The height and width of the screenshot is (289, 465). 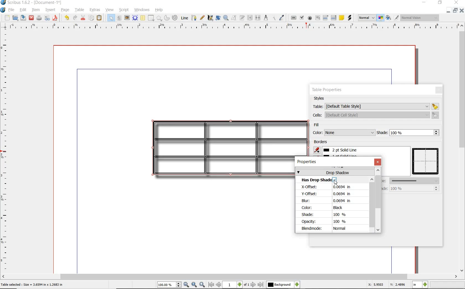 What do you see at coordinates (231, 27) in the screenshot?
I see `ruler` at bounding box center [231, 27].